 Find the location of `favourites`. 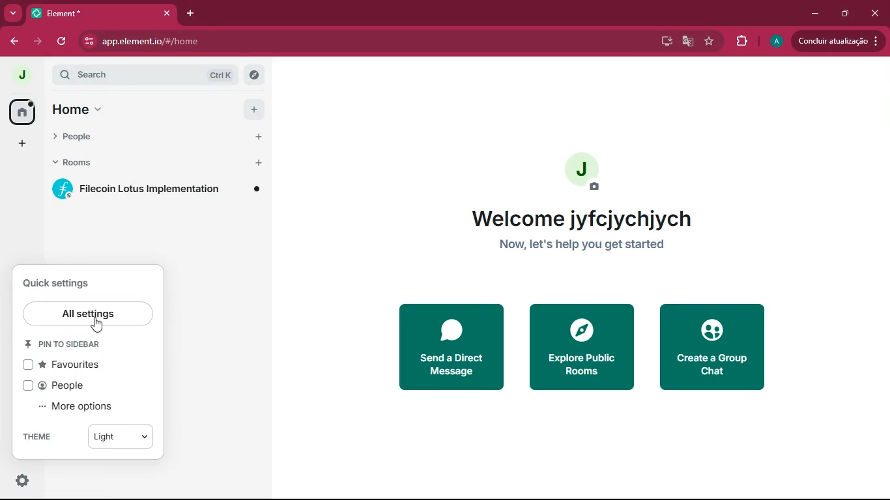

favourites is located at coordinates (70, 365).